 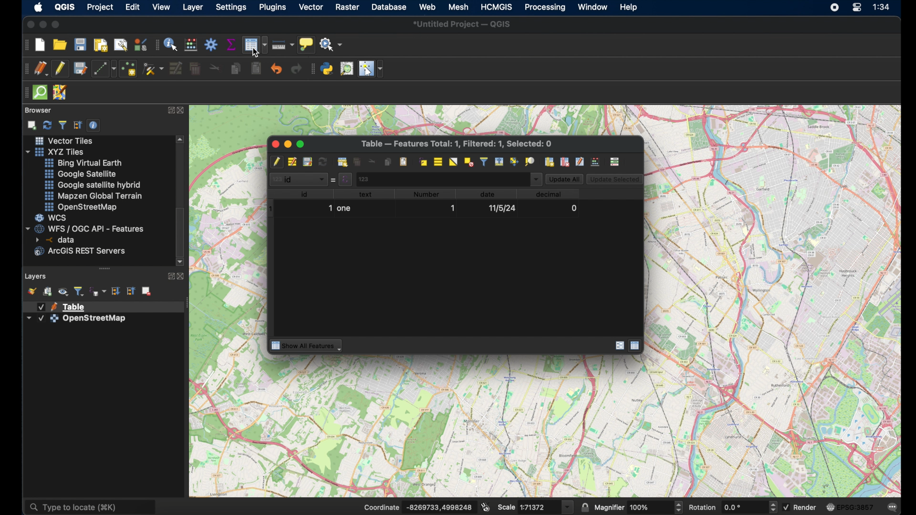 I want to click on select/filter features, so click(x=483, y=161).